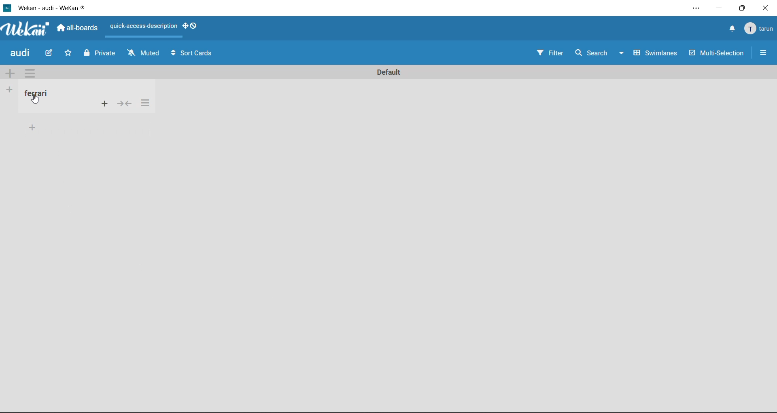 The image size is (777, 413). What do you see at coordinates (732, 29) in the screenshot?
I see `notifications` at bounding box center [732, 29].